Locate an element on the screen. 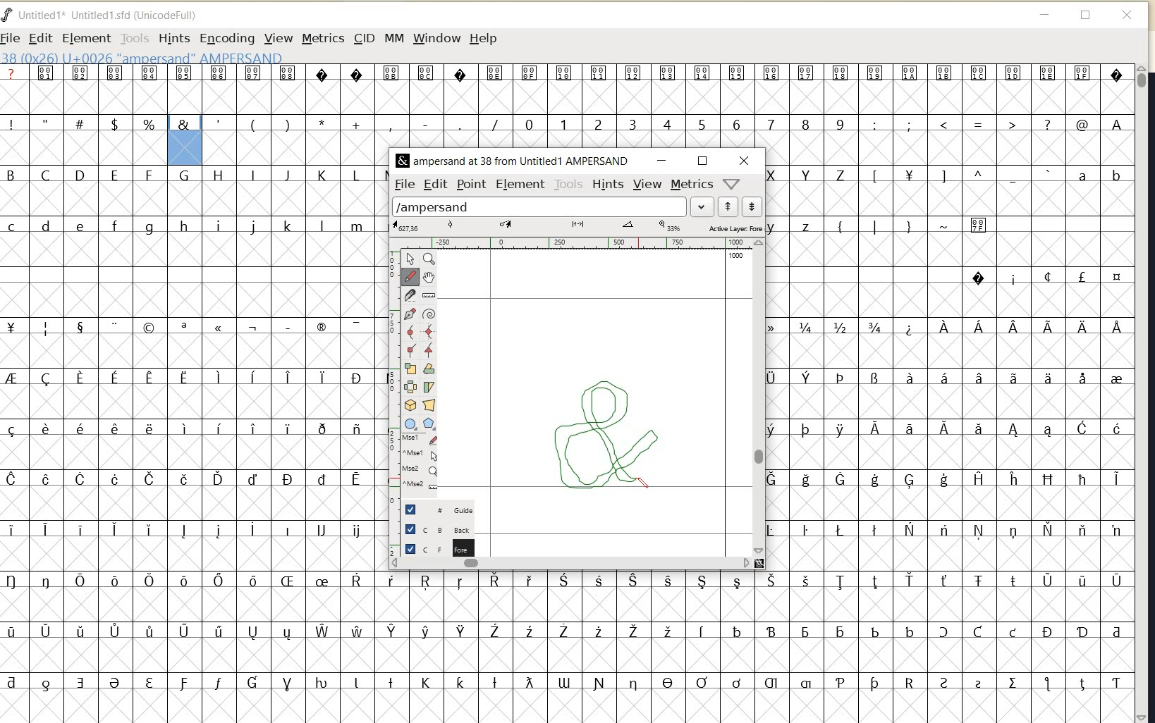 The height and width of the screenshot is (723, 1155). add a corner point is located at coordinates (410, 349).